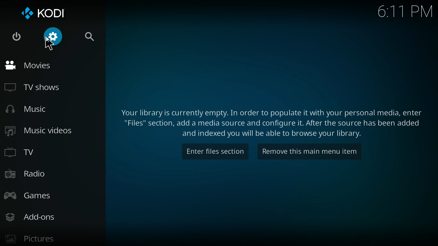  I want to click on time, so click(405, 12).